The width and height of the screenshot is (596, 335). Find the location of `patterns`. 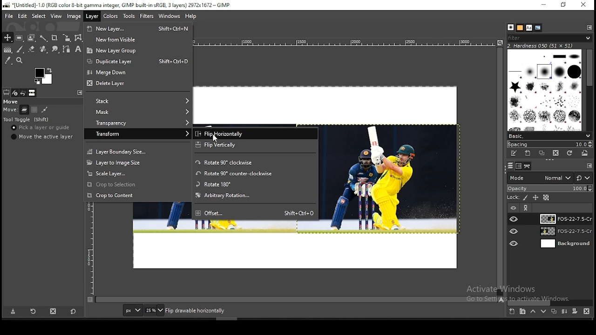

patterns is located at coordinates (520, 27).